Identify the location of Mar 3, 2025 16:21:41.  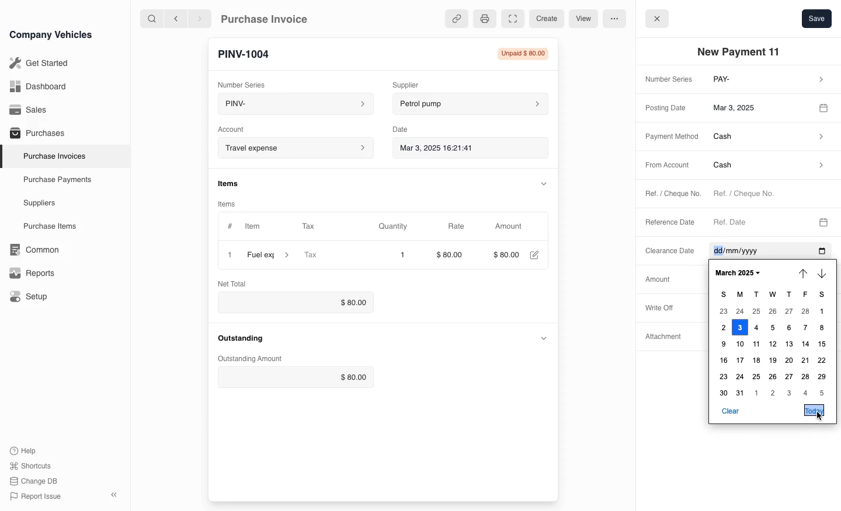
(460, 147).